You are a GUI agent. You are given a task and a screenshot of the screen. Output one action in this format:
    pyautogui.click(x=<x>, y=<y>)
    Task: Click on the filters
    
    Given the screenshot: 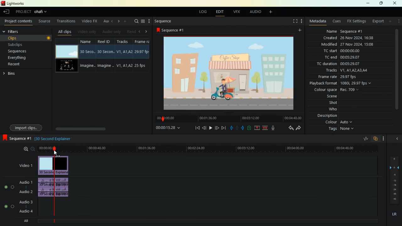 What is the action you would take?
    pyautogui.click(x=19, y=32)
    